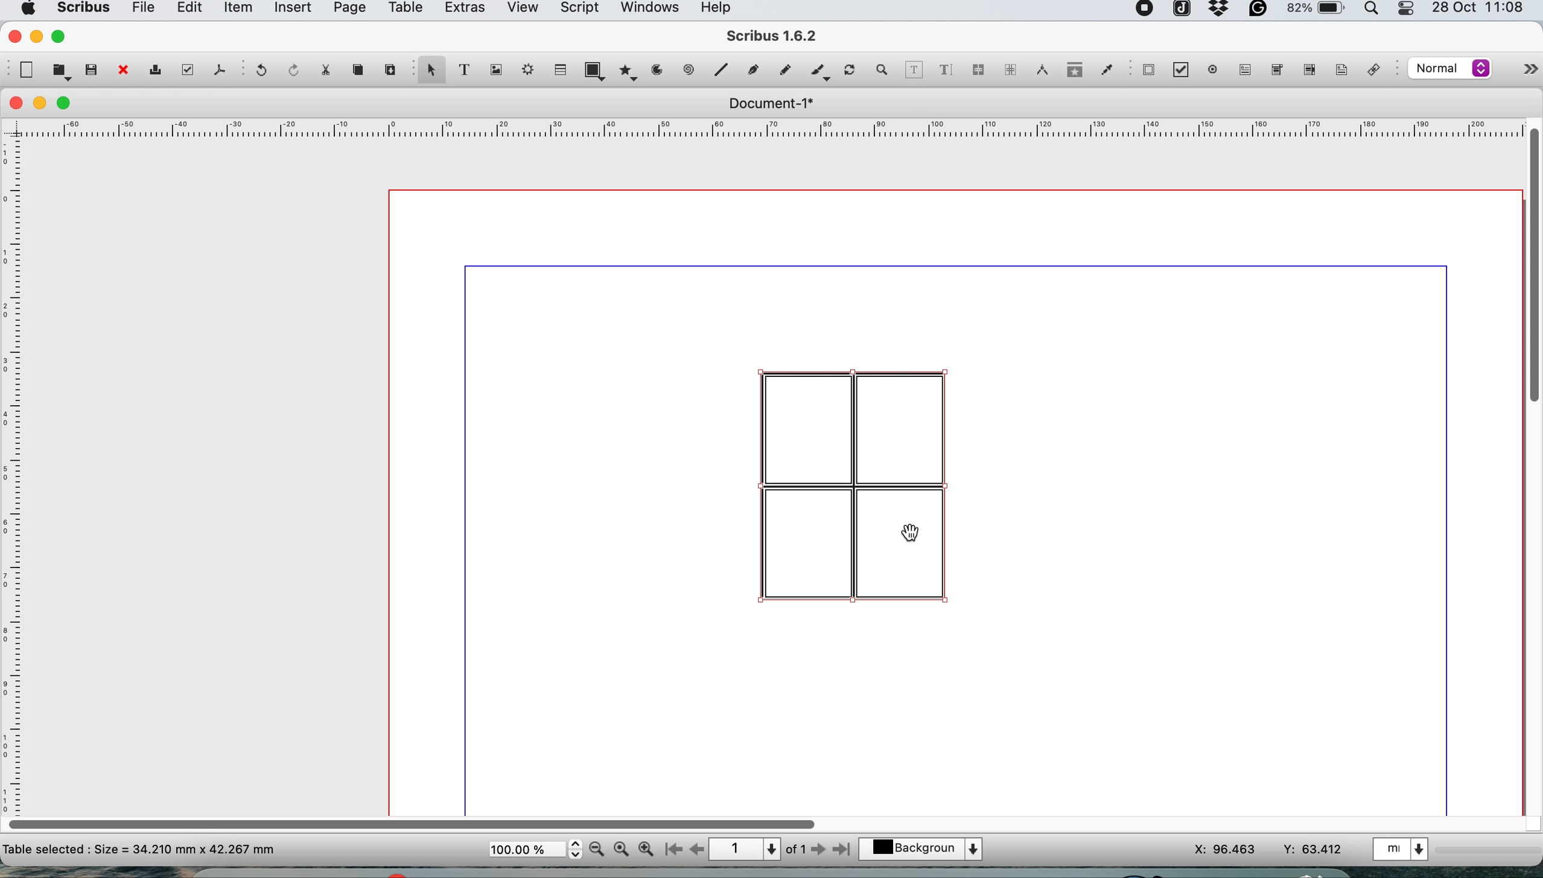 The image size is (1543, 878). What do you see at coordinates (1377, 71) in the screenshot?
I see `link annotation` at bounding box center [1377, 71].